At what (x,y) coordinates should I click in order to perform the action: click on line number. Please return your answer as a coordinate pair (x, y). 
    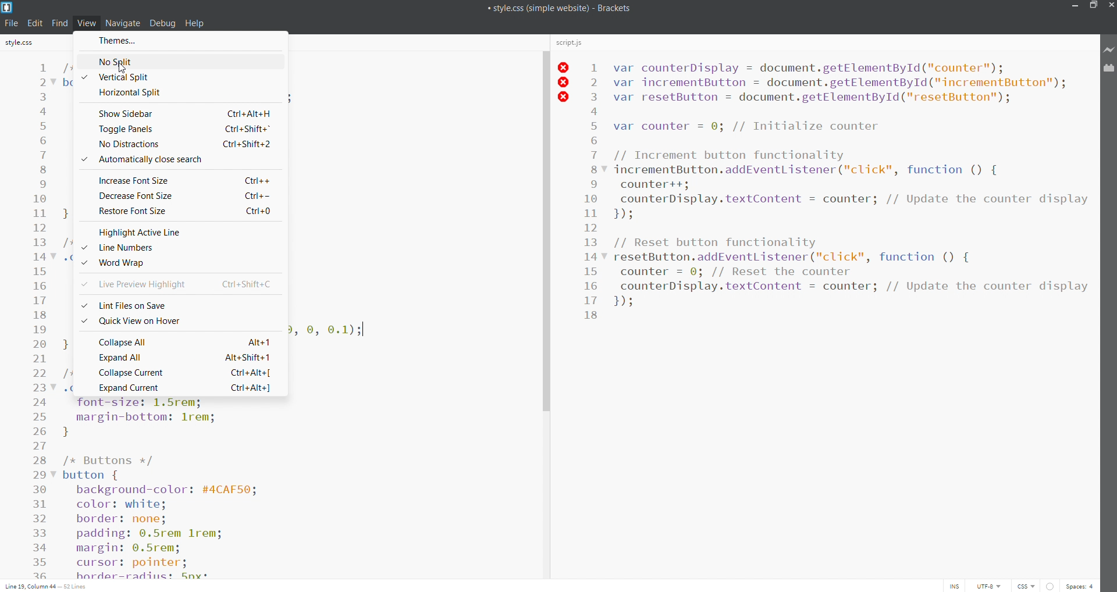
    Looking at the image, I should click on (41, 320).